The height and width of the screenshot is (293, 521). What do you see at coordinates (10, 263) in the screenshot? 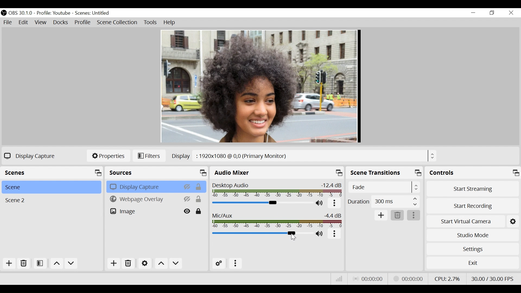
I see `Add` at bounding box center [10, 263].